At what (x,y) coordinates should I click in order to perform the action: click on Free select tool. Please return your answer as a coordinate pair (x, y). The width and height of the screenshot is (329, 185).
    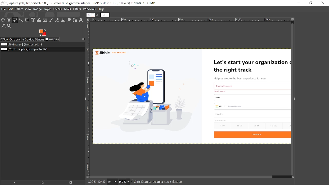
    Looking at the image, I should click on (15, 20).